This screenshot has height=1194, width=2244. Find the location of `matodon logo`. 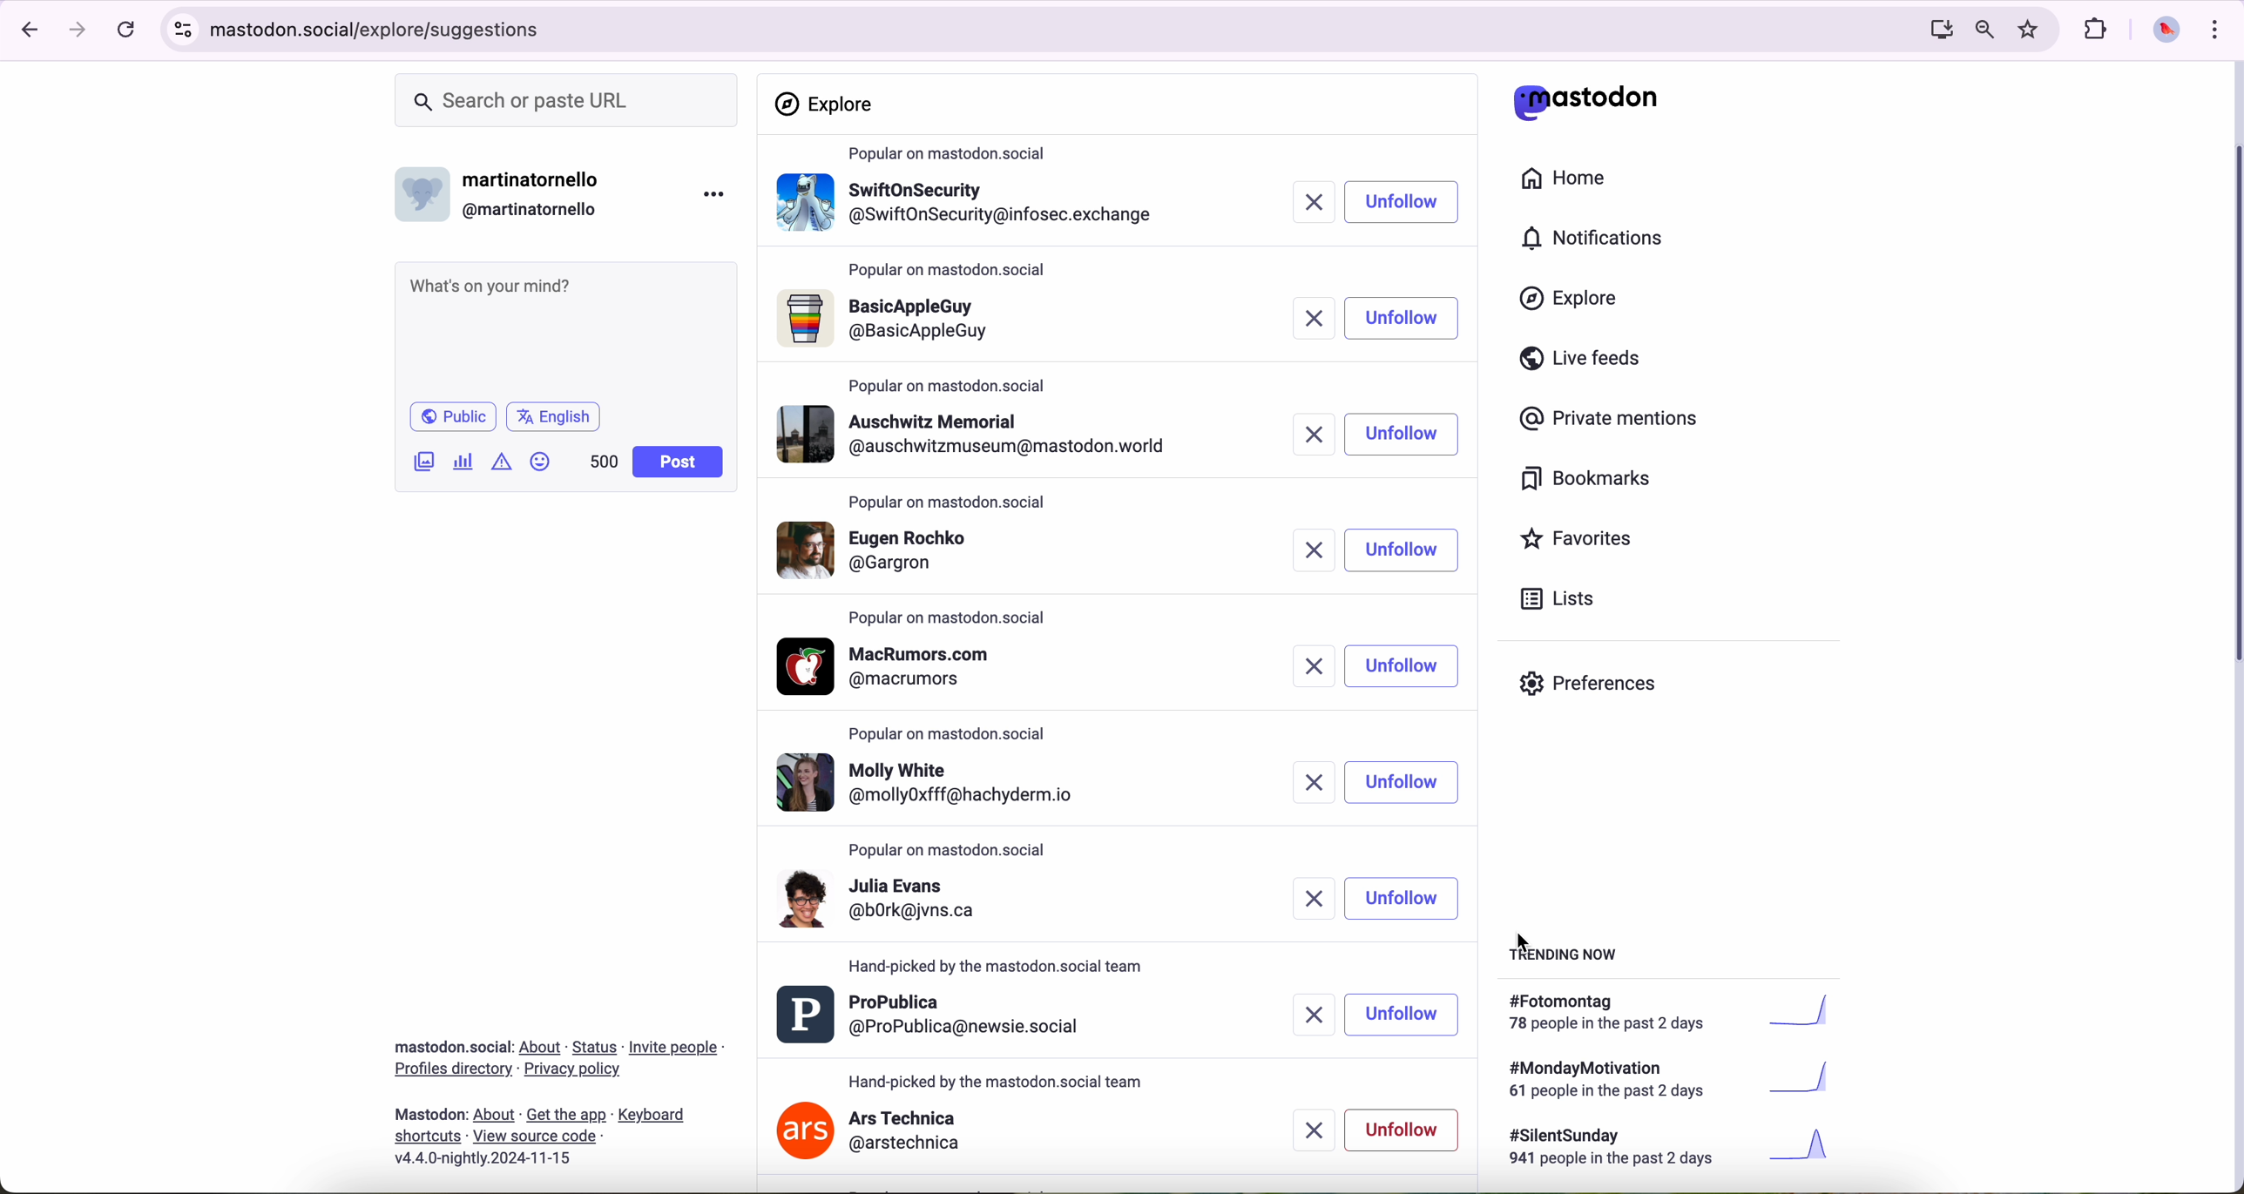

matodon logo is located at coordinates (1586, 102).